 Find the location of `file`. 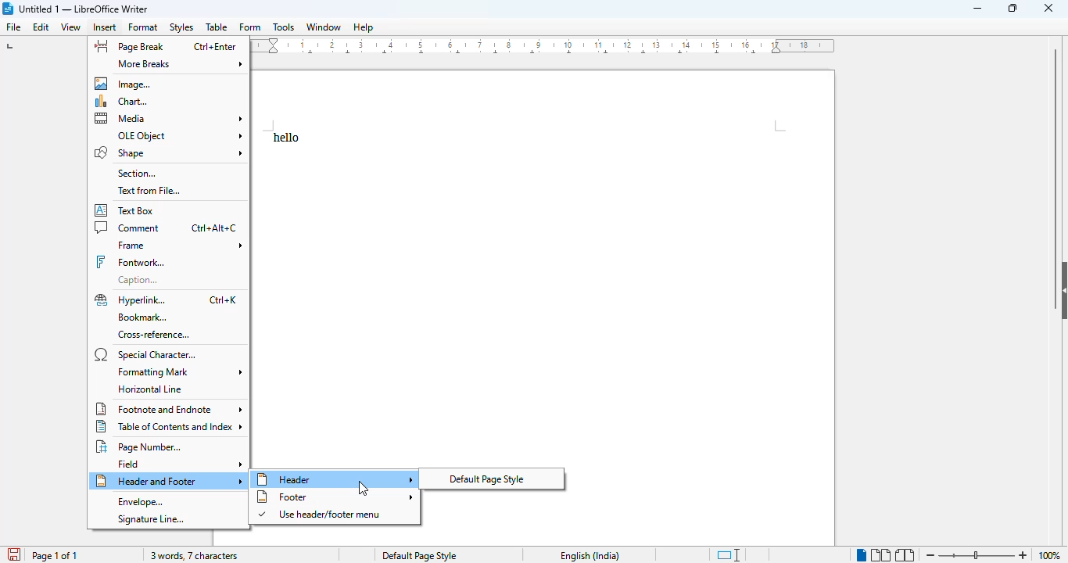

file is located at coordinates (13, 27).